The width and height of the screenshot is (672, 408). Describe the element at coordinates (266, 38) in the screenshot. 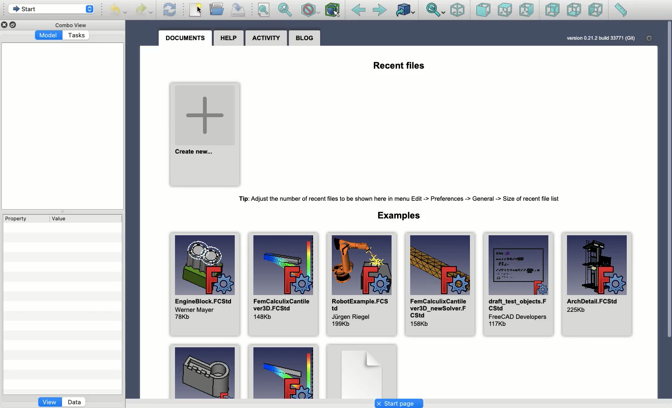

I see `Activity ` at that location.